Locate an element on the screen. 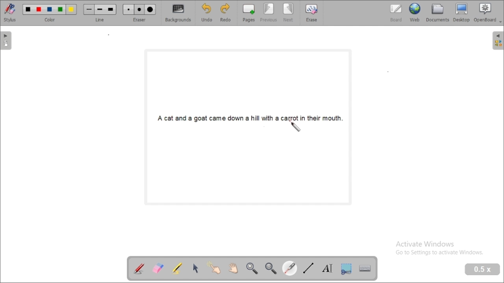  previous is located at coordinates (269, 13).